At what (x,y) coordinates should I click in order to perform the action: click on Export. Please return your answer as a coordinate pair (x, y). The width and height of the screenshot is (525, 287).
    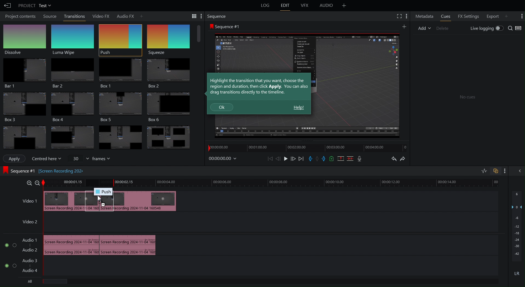
    Looking at the image, I should click on (493, 16).